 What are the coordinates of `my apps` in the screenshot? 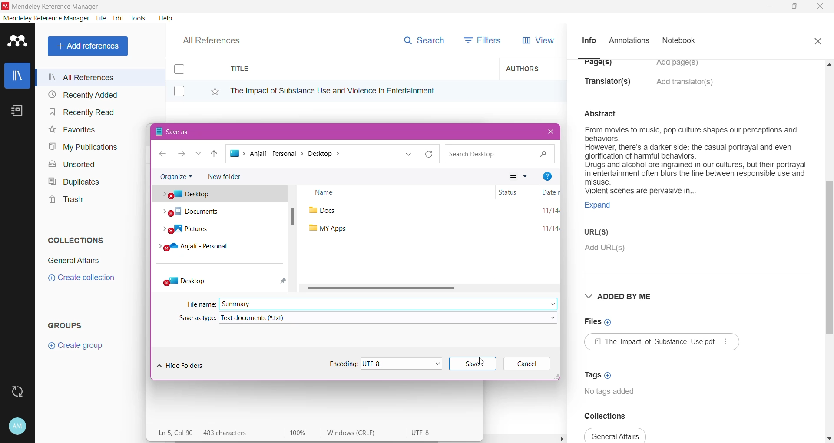 It's located at (328, 228).